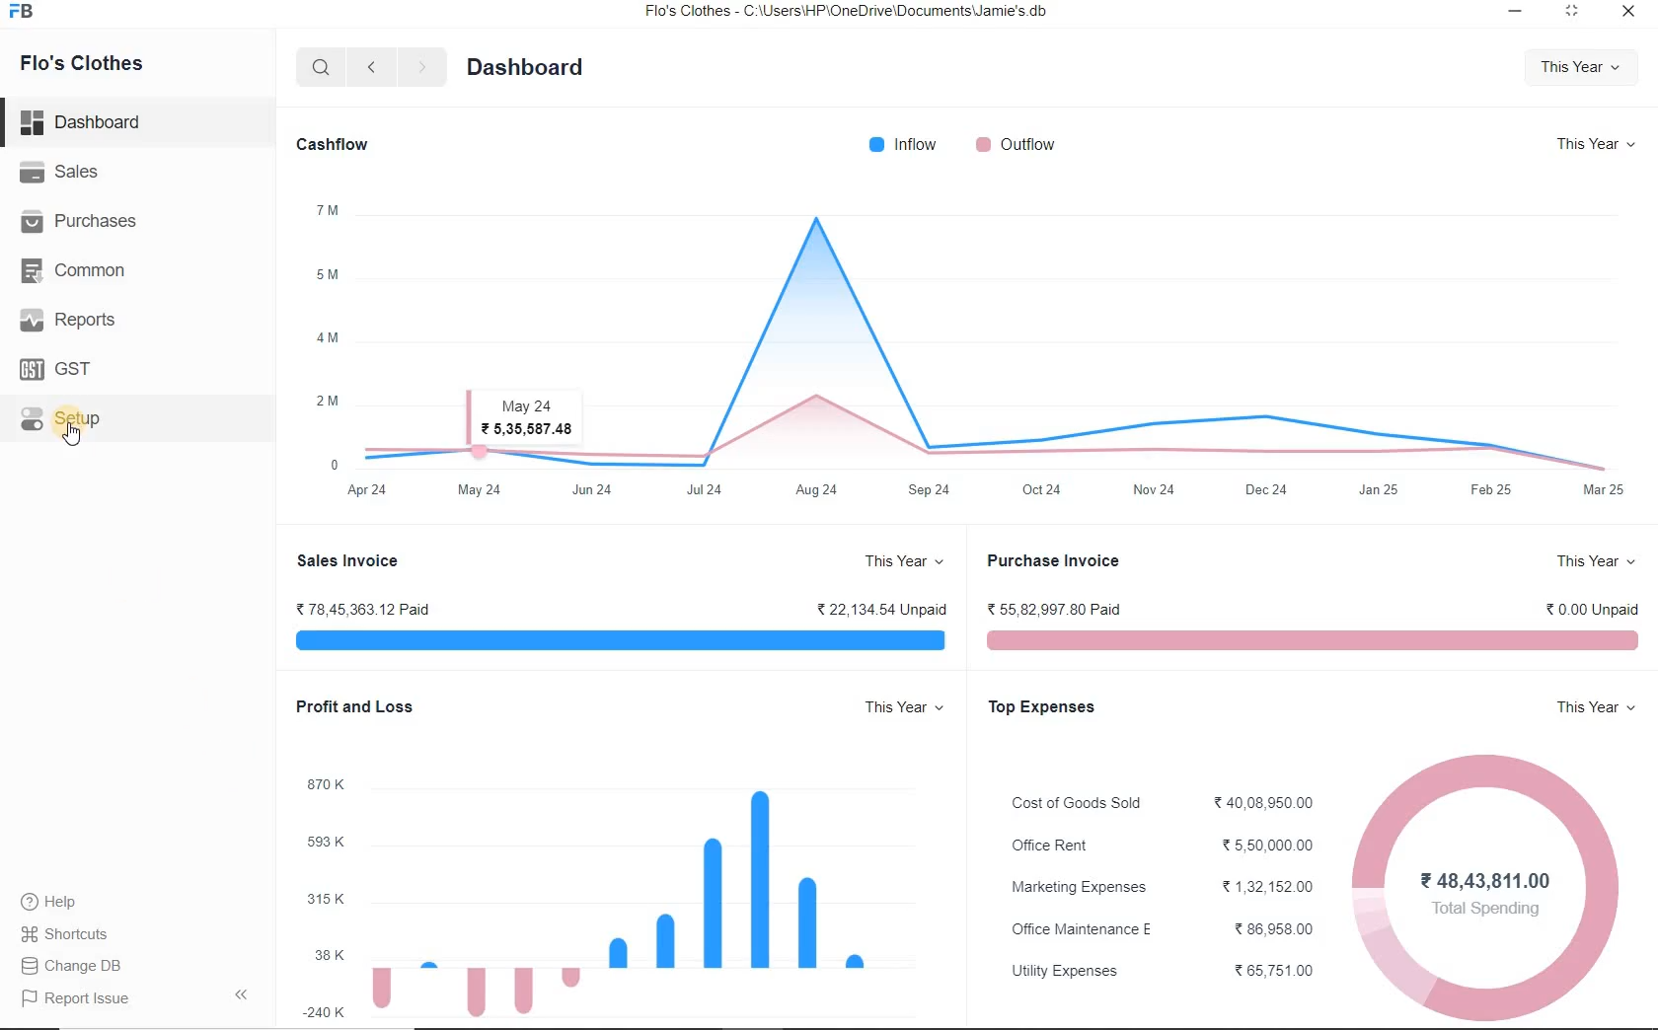  I want to click on Profit and Loss, so click(348, 704).